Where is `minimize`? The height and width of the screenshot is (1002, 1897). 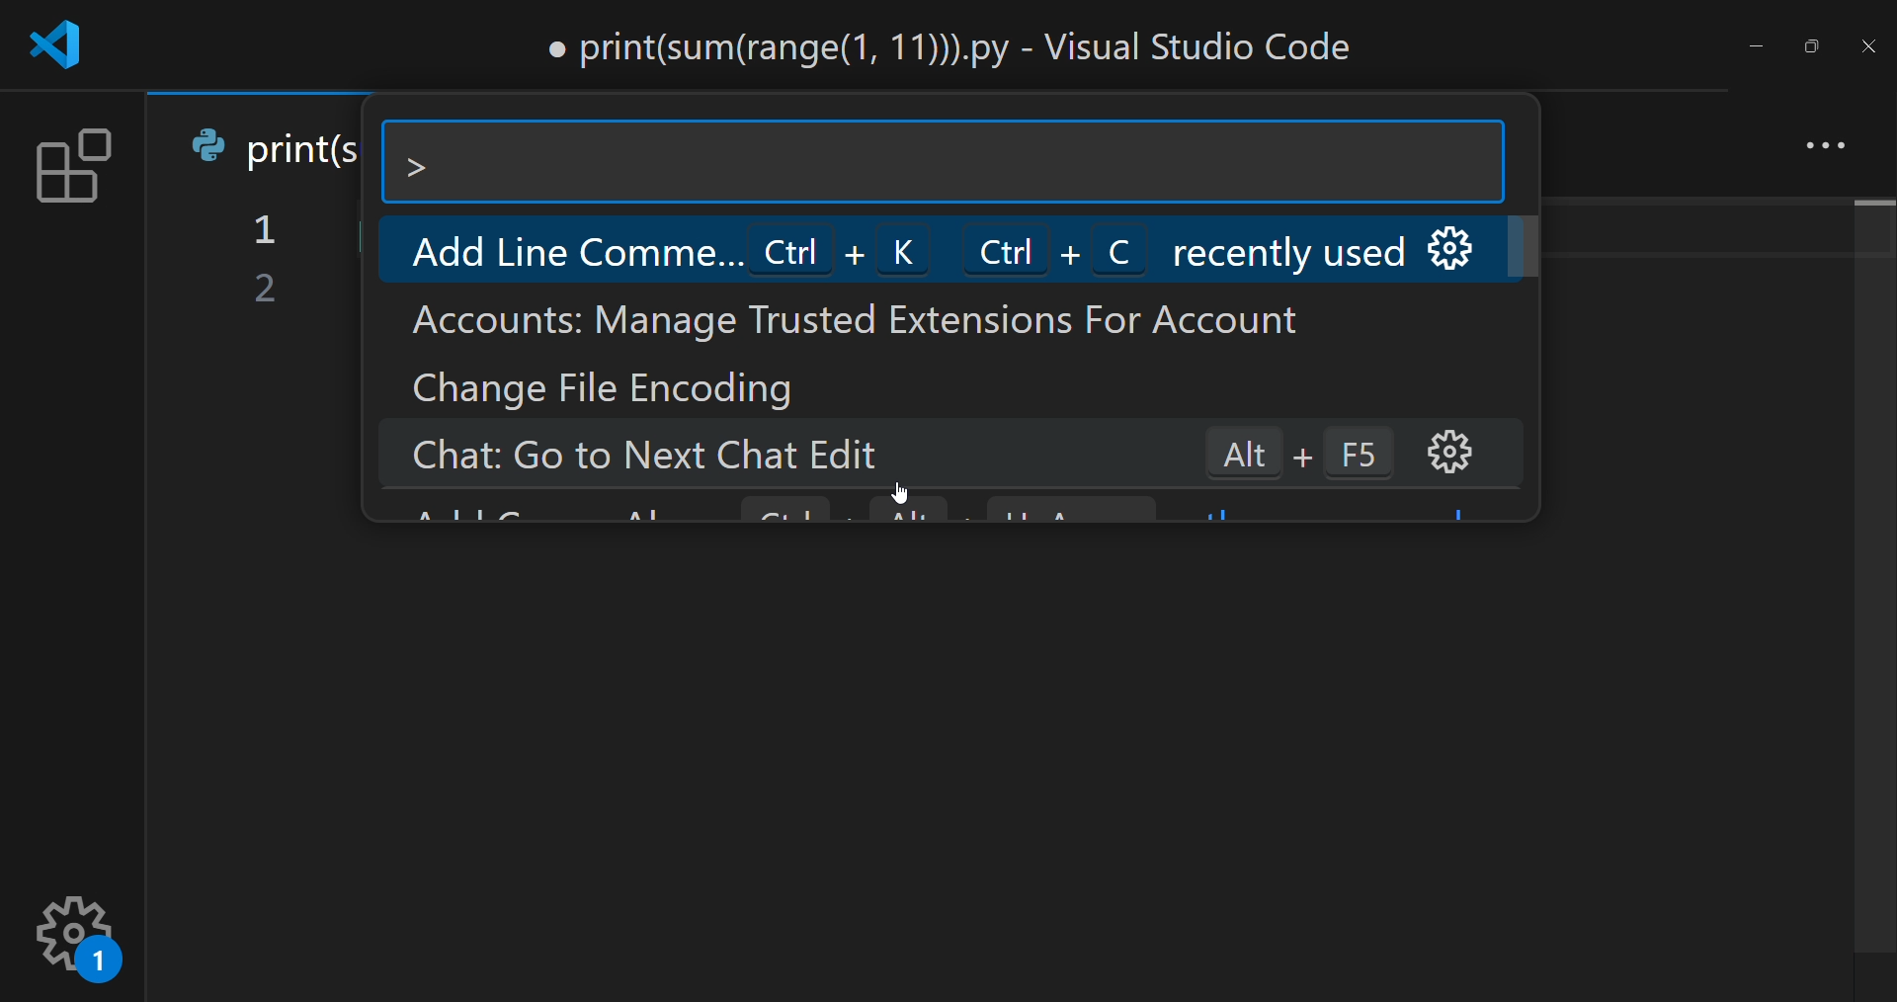 minimize is located at coordinates (1756, 43).